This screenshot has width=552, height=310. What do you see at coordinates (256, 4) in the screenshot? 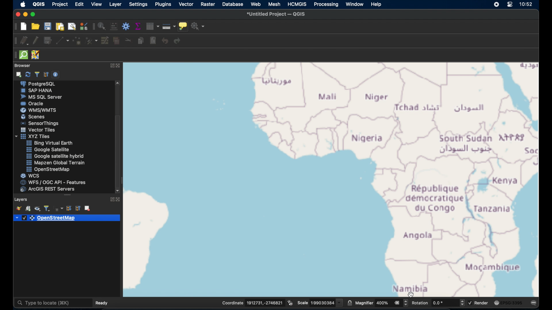
I see `web` at bounding box center [256, 4].